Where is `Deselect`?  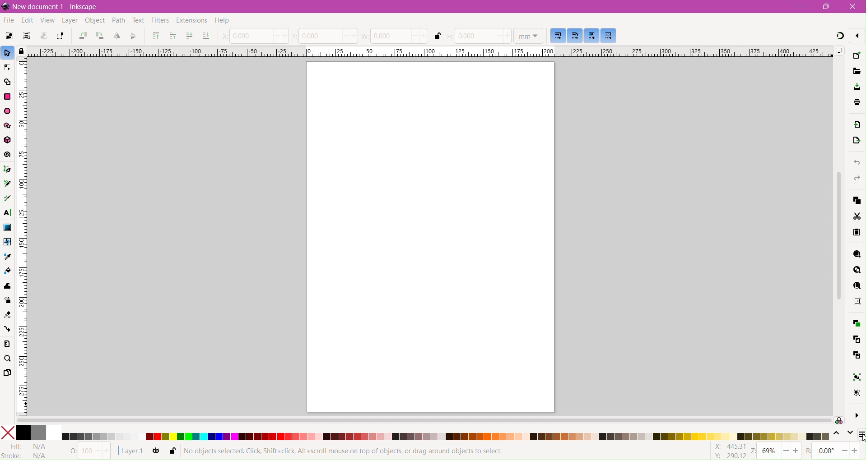 Deselect is located at coordinates (43, 36).